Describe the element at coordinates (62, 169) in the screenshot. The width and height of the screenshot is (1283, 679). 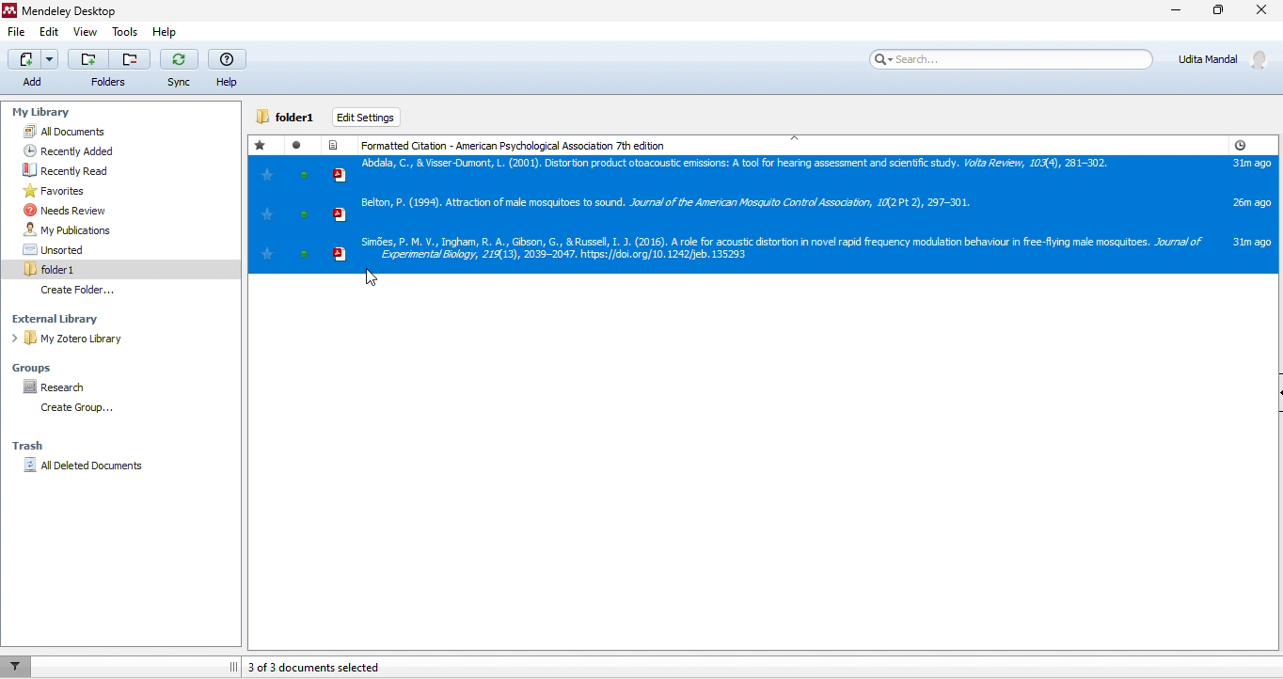
I see `recently read` at that location.